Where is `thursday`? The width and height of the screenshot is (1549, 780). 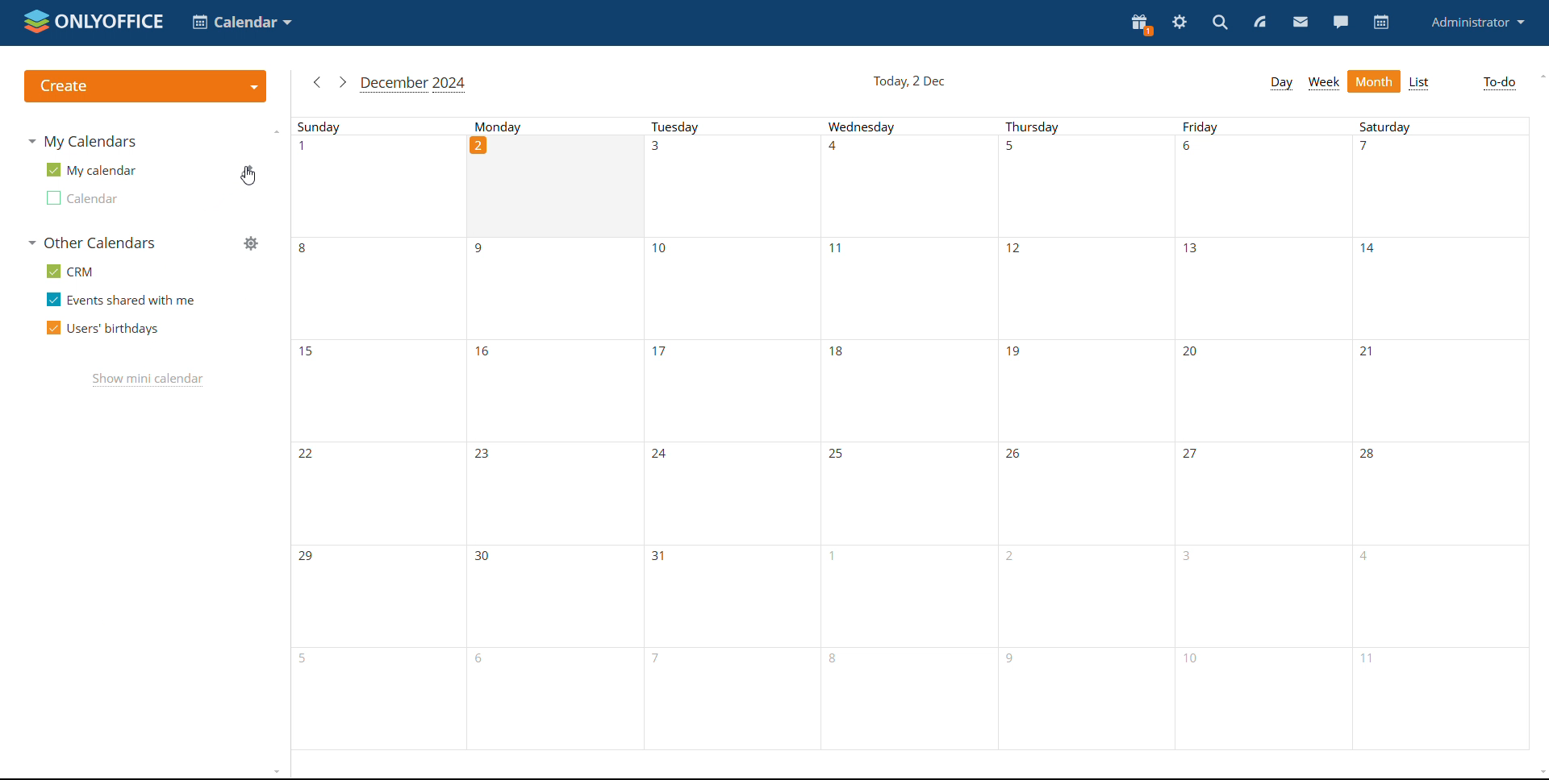 thursday is located at coordinates (1083, 442).